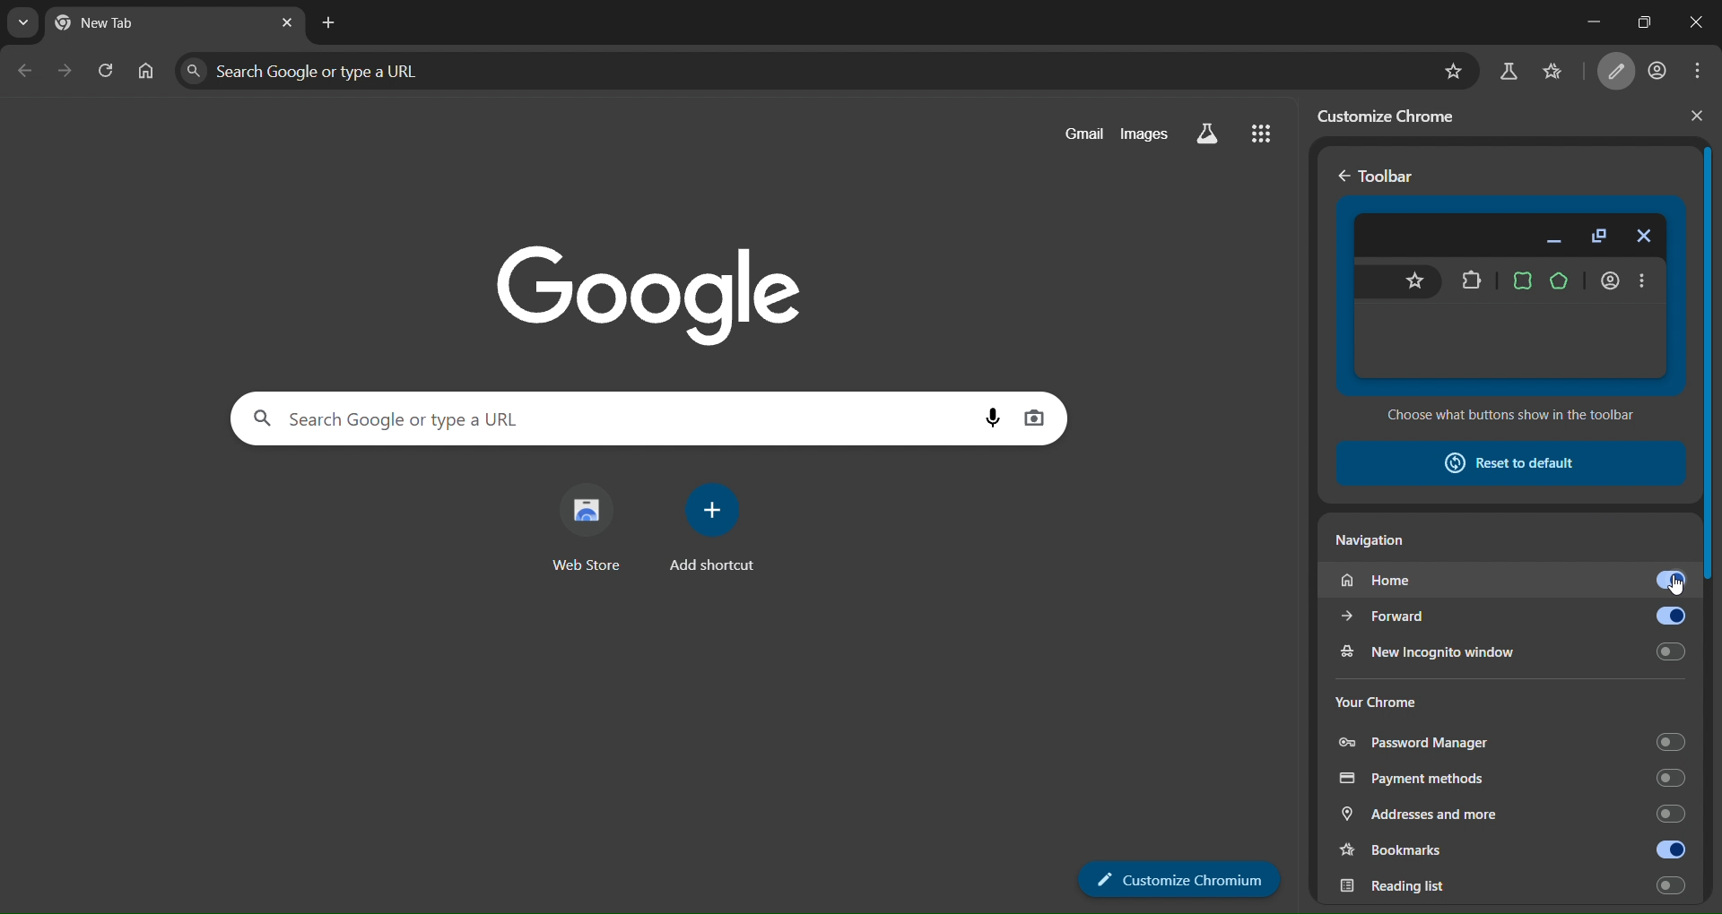  Describe the element at coordinates (1666, 581) in the screenshot. I see `toggle` at that location.